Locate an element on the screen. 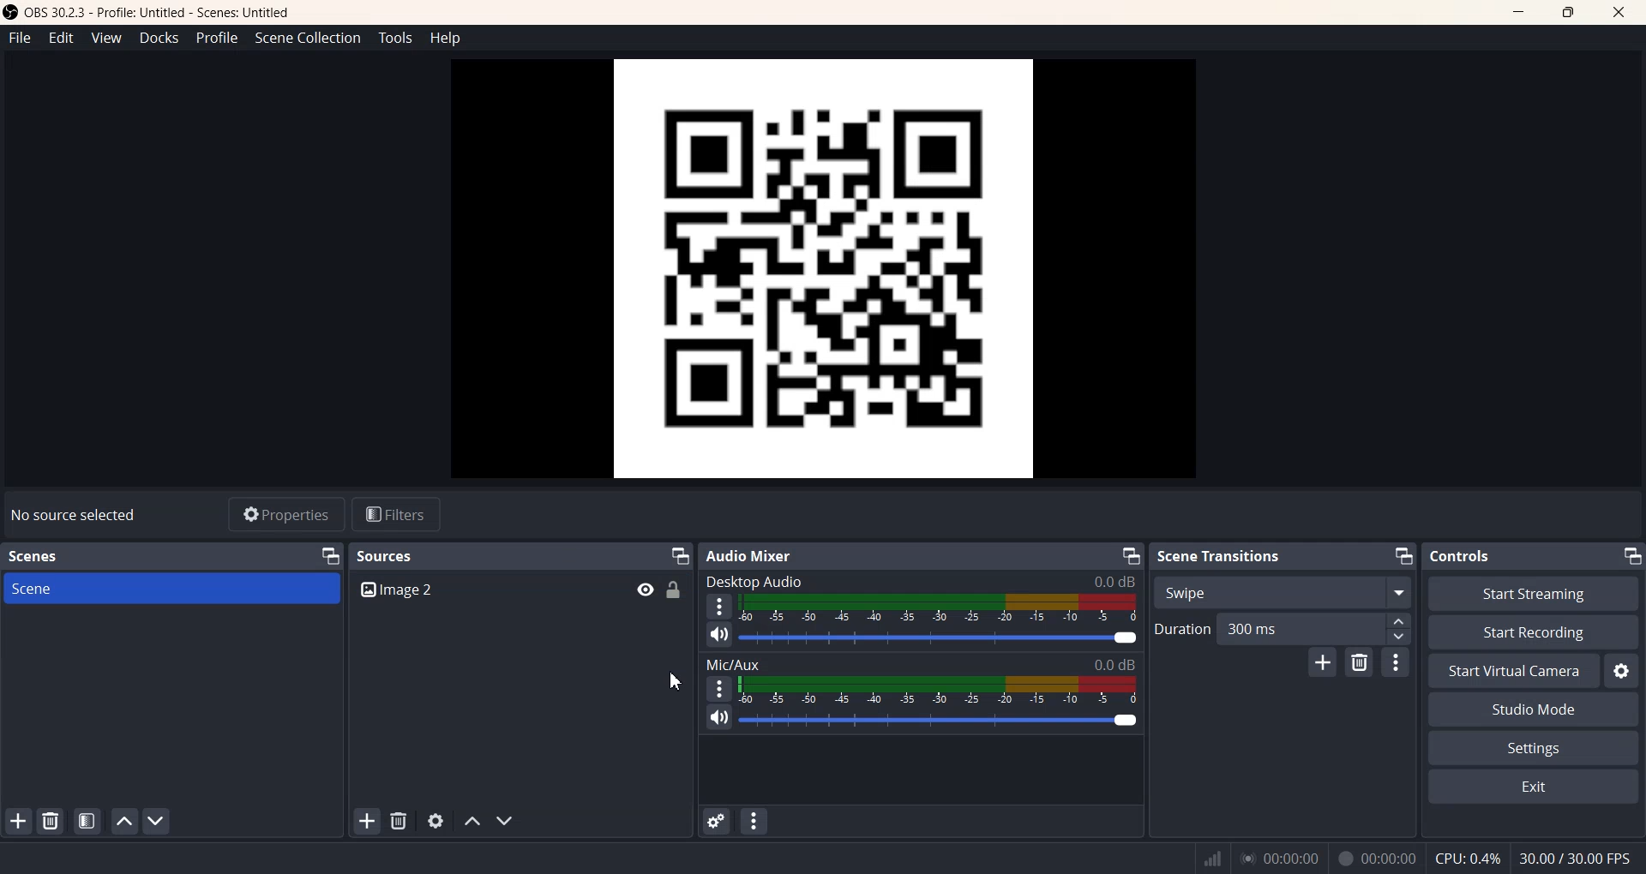 Image resolution: width=1646 pixels, height=874 pixels. Duration 300ms is located at coordinates (1253, 628).